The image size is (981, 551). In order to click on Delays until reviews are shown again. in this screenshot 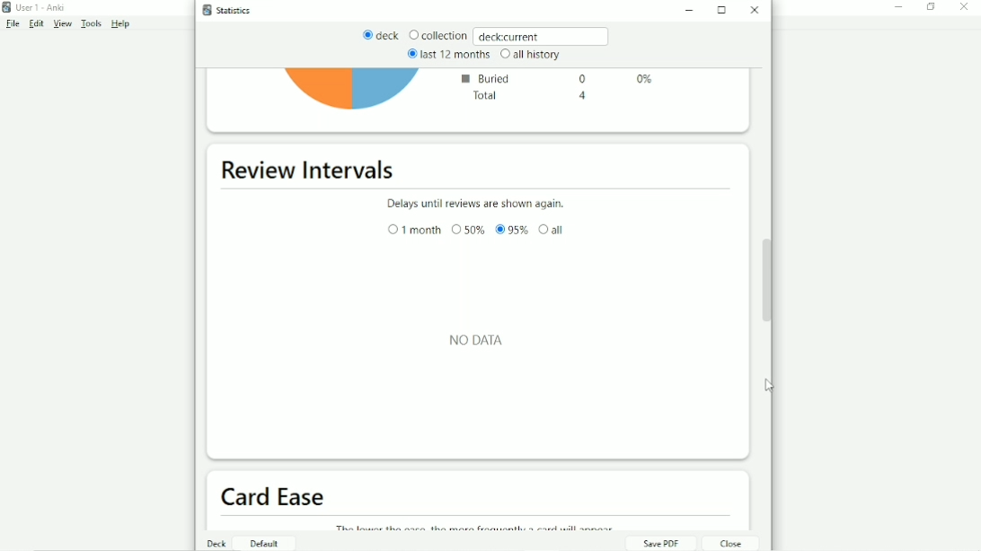, I will do `click(474, 202)`.